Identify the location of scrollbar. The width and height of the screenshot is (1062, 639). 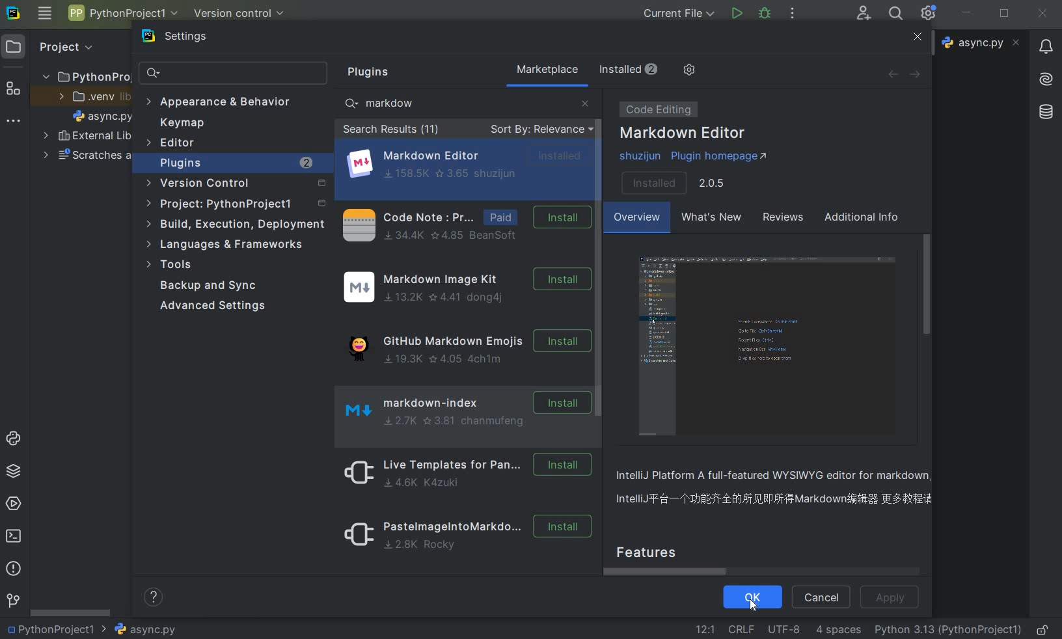
(670, 571).